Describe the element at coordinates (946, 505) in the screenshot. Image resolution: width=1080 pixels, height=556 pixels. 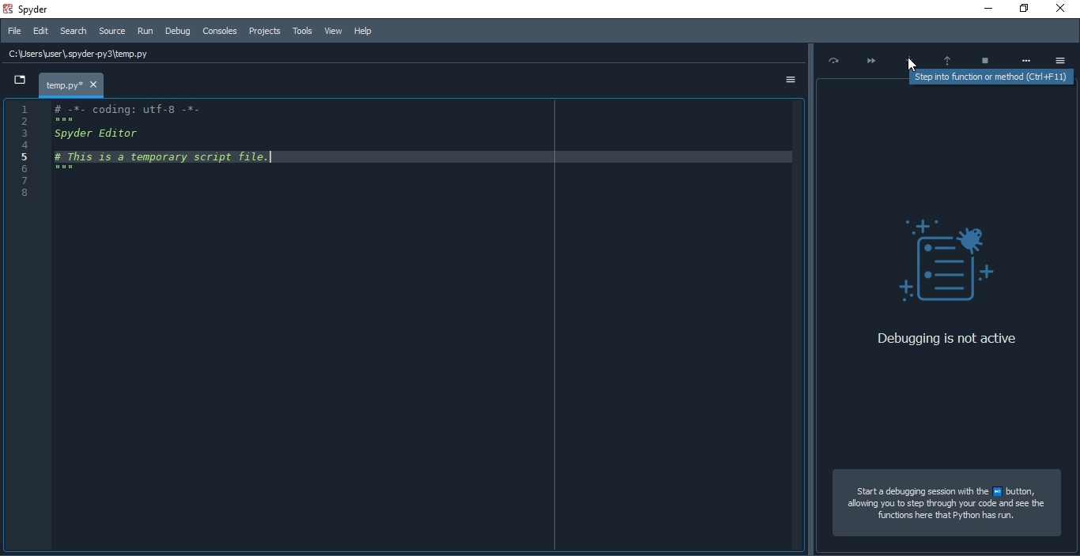
I see `Start a debugging session with the button,
allowing you to step through your code and see the
functions here that Python has run.` at that location.